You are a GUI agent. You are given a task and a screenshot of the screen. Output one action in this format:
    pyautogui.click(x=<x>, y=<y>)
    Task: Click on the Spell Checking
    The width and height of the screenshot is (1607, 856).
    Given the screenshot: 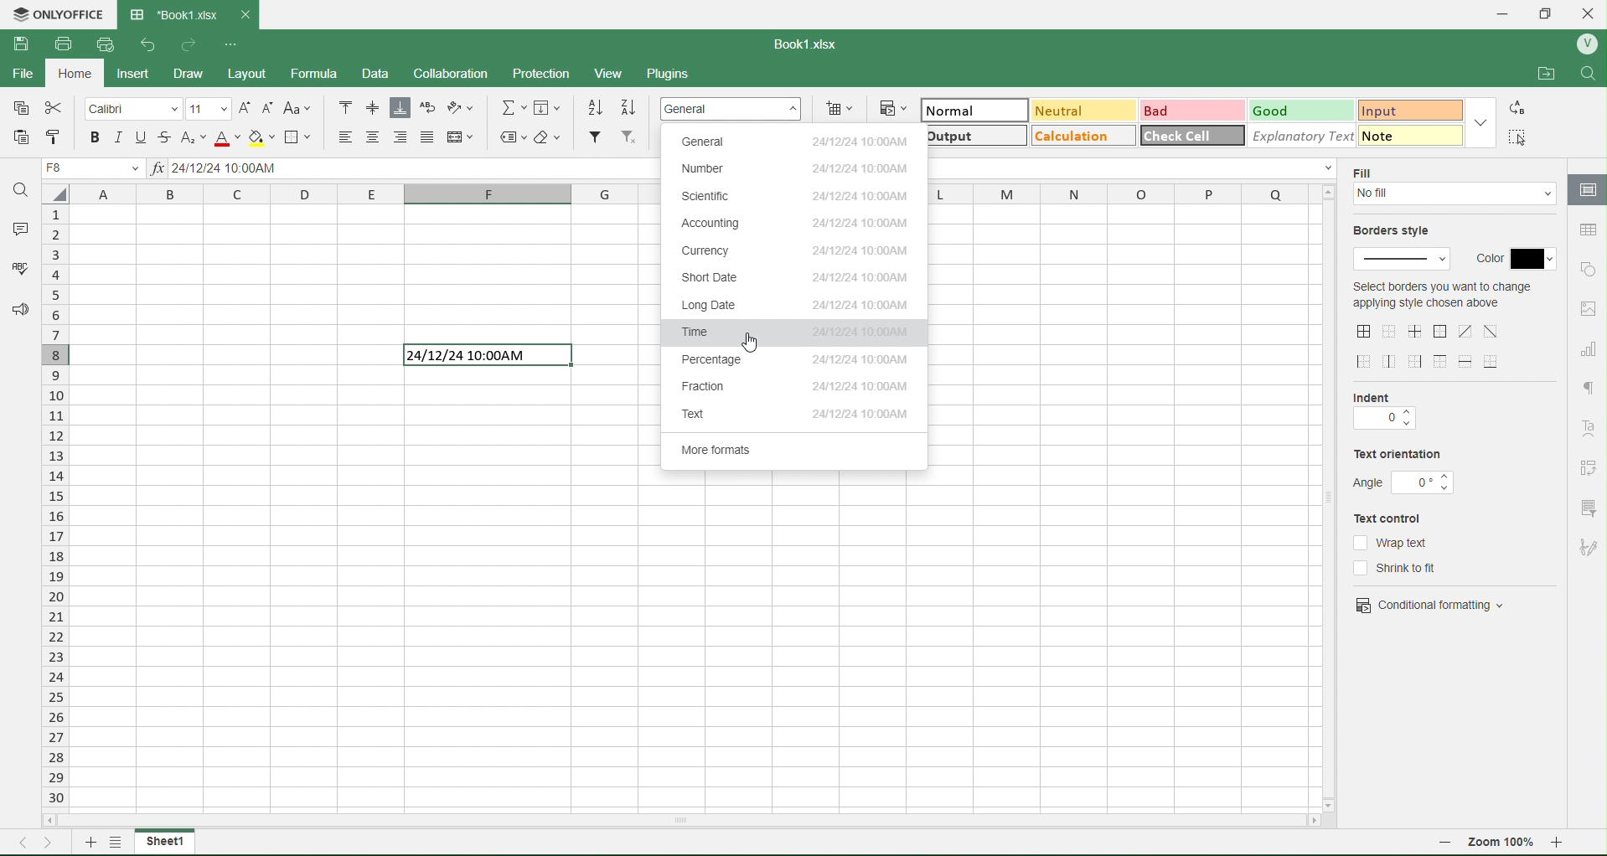 What is the action you would take?
    pyautogui.click(x=14, y=270)
    